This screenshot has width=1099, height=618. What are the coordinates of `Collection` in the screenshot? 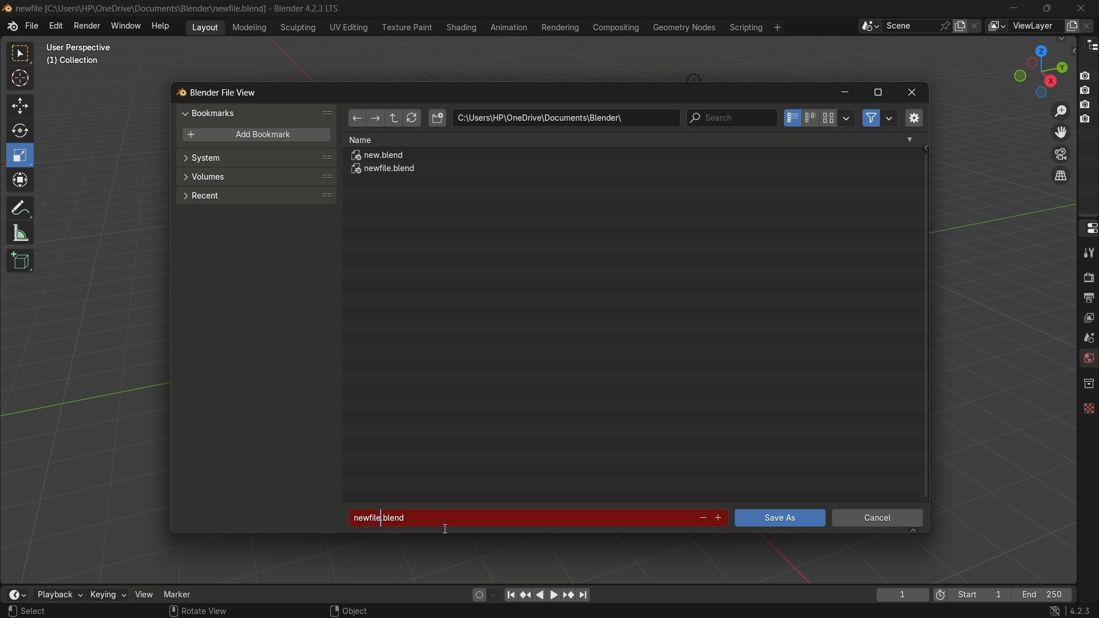 It's located at (74, 63).